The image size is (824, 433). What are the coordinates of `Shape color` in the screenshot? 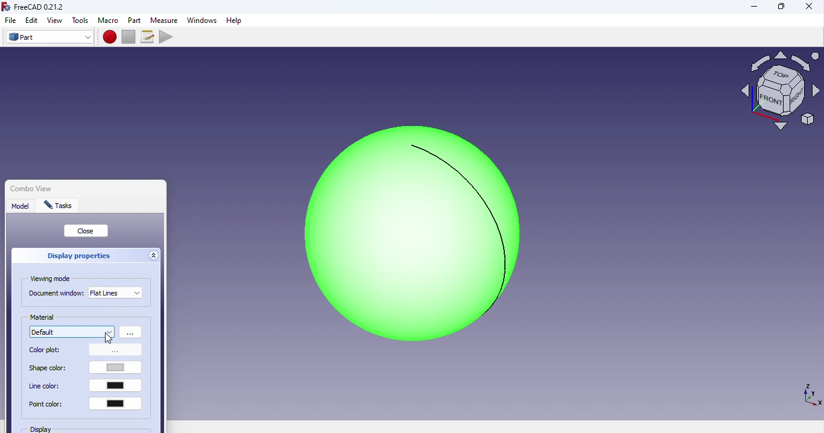 It's located at (87, 368).